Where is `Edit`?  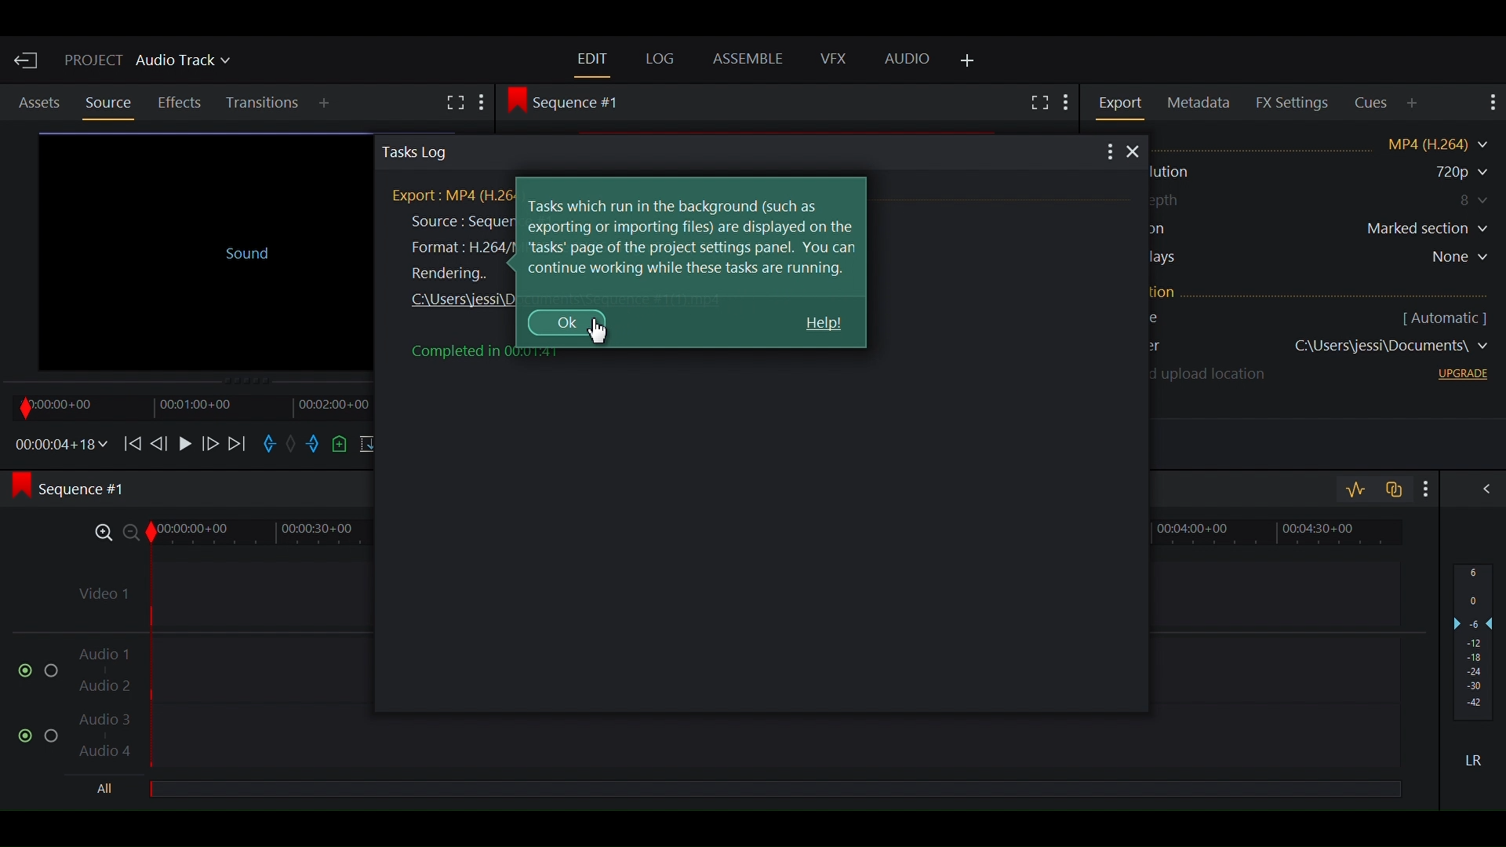
Edit is located at coordinates (592, 58).